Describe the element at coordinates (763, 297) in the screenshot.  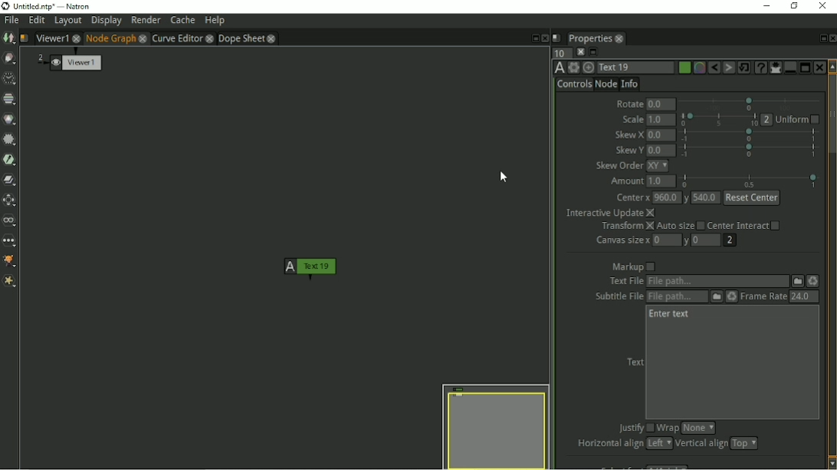
I see `Frame Rate` at that location.